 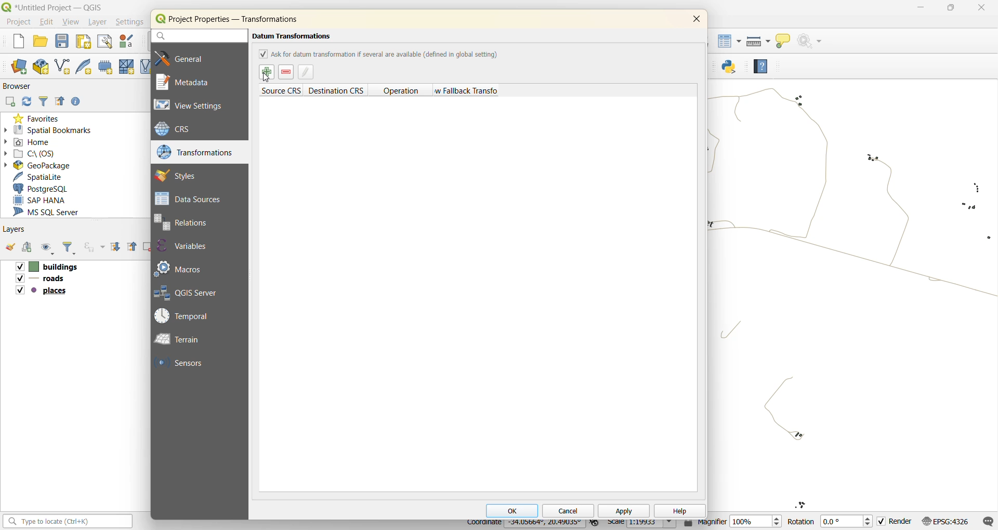 What do you see at coordinates (97, 22) in the screenshot?
I see `layer` at bounding box center [97, 22].